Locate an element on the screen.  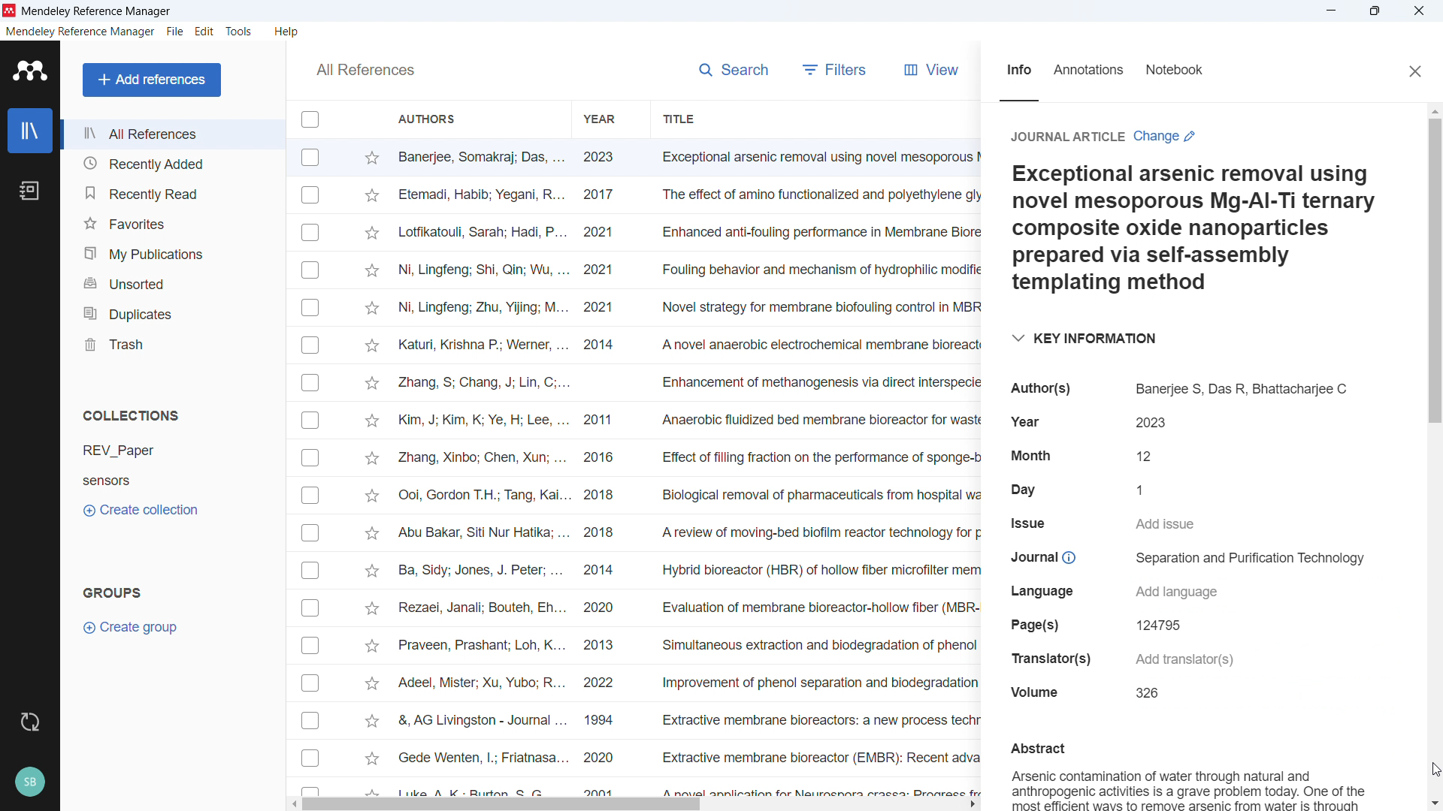
click to select individual entry is located at coordinates (312, 788).